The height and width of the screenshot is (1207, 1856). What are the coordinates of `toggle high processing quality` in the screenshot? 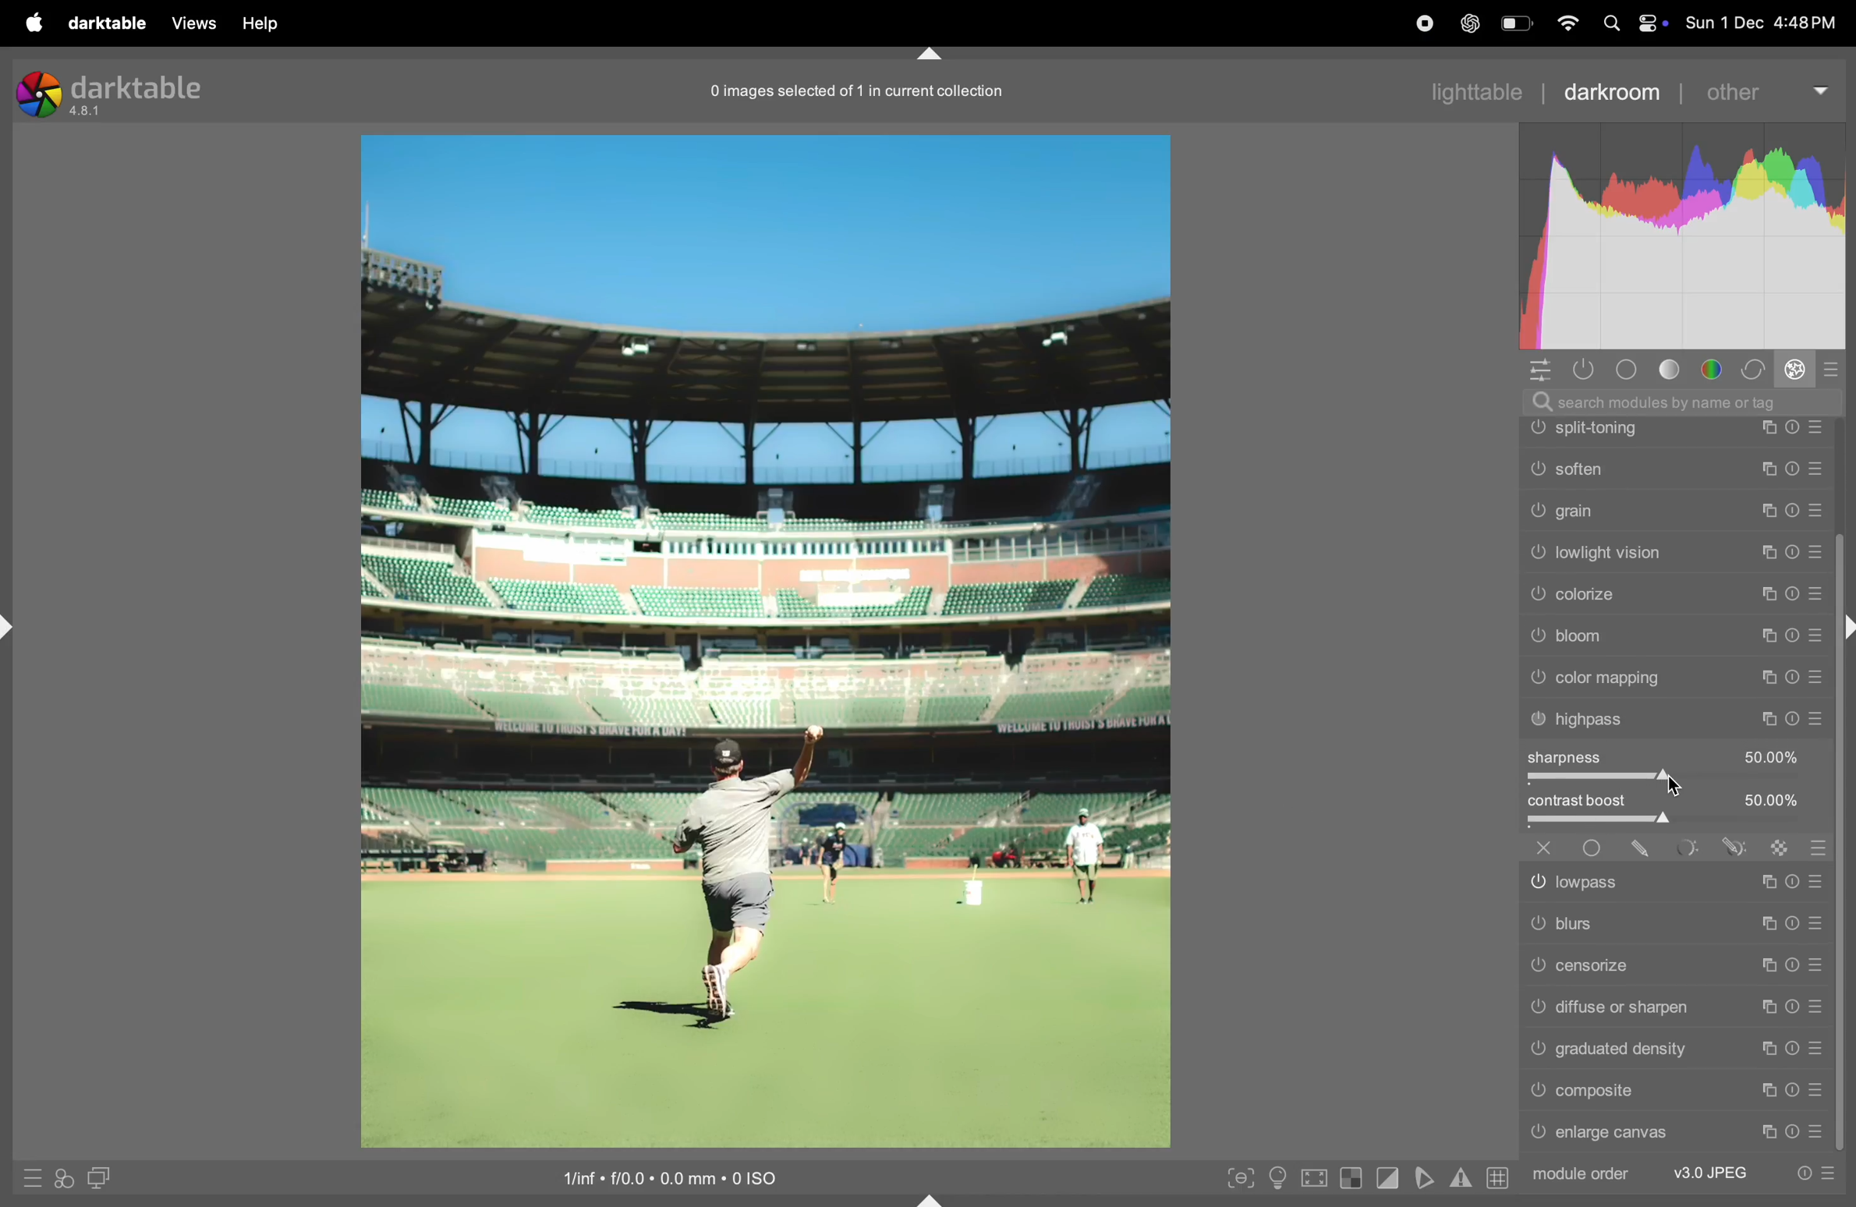 It's located at (1313, 1177).